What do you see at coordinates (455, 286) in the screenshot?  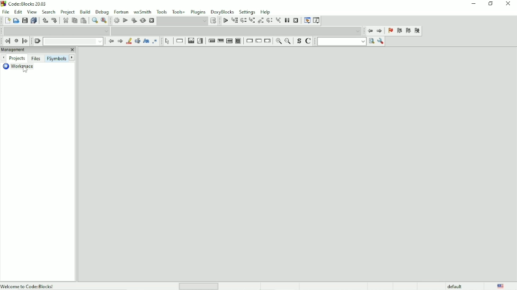 I see `default` at bounding box center [455, 286].